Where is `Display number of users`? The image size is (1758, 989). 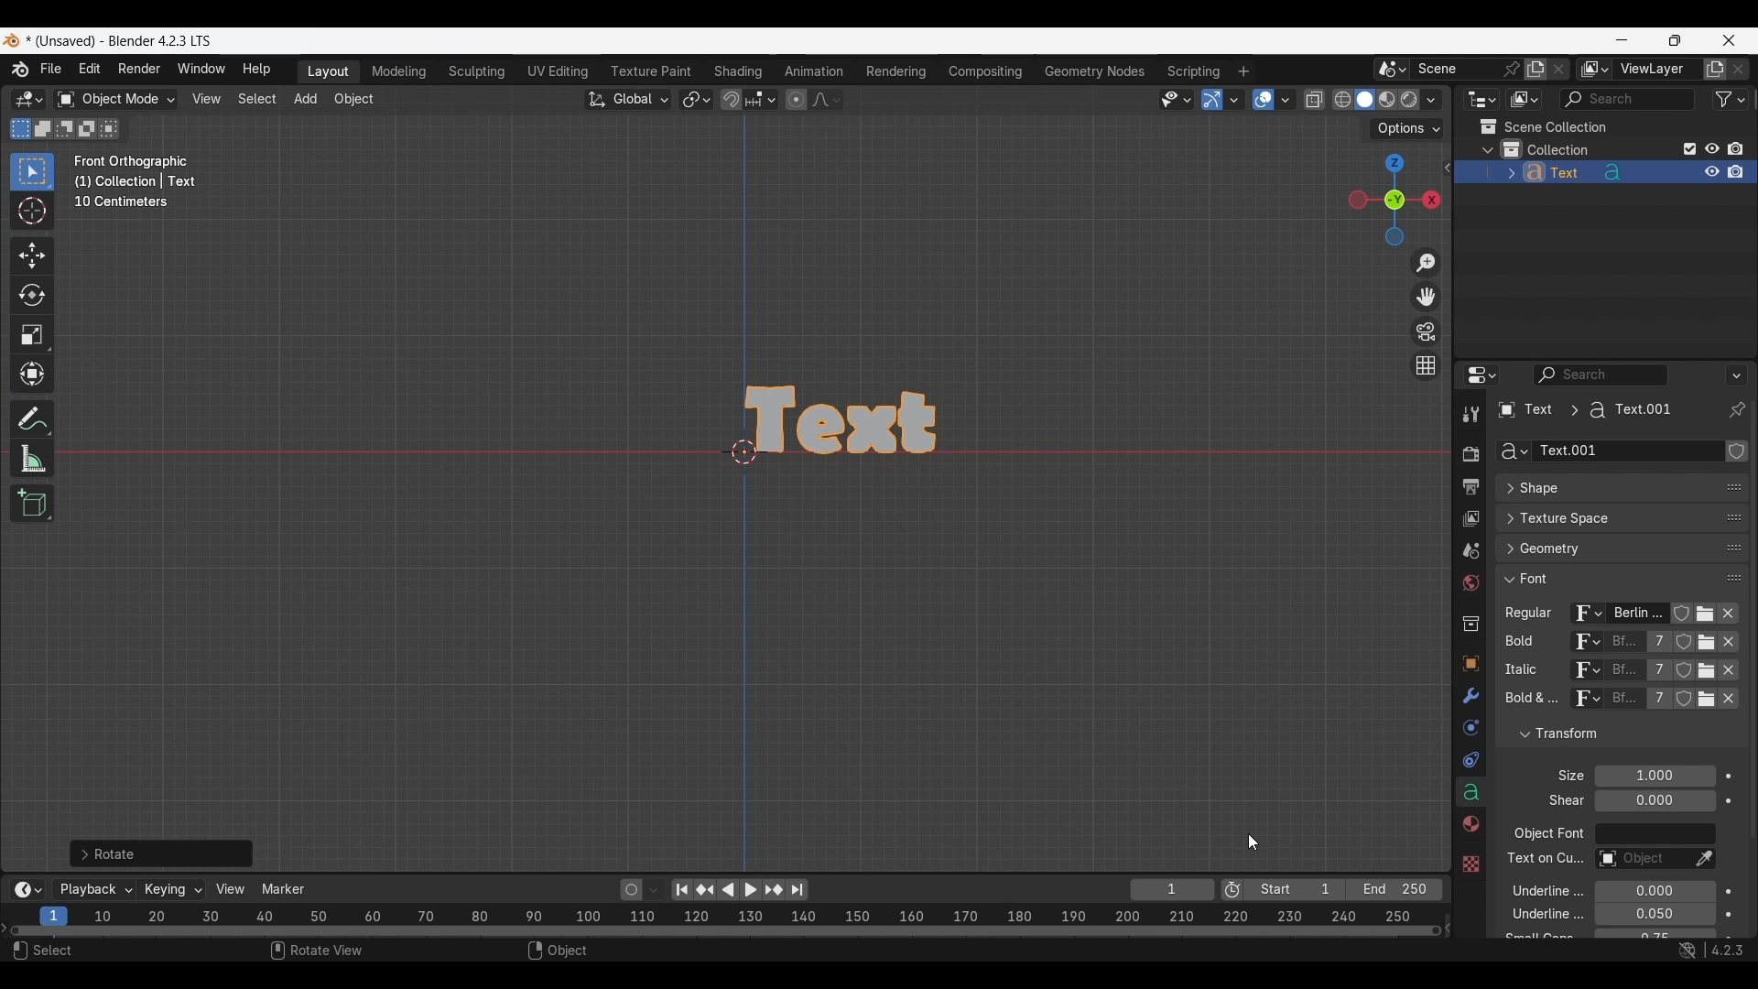
Display number of users is located at coordinates (1657, 703).